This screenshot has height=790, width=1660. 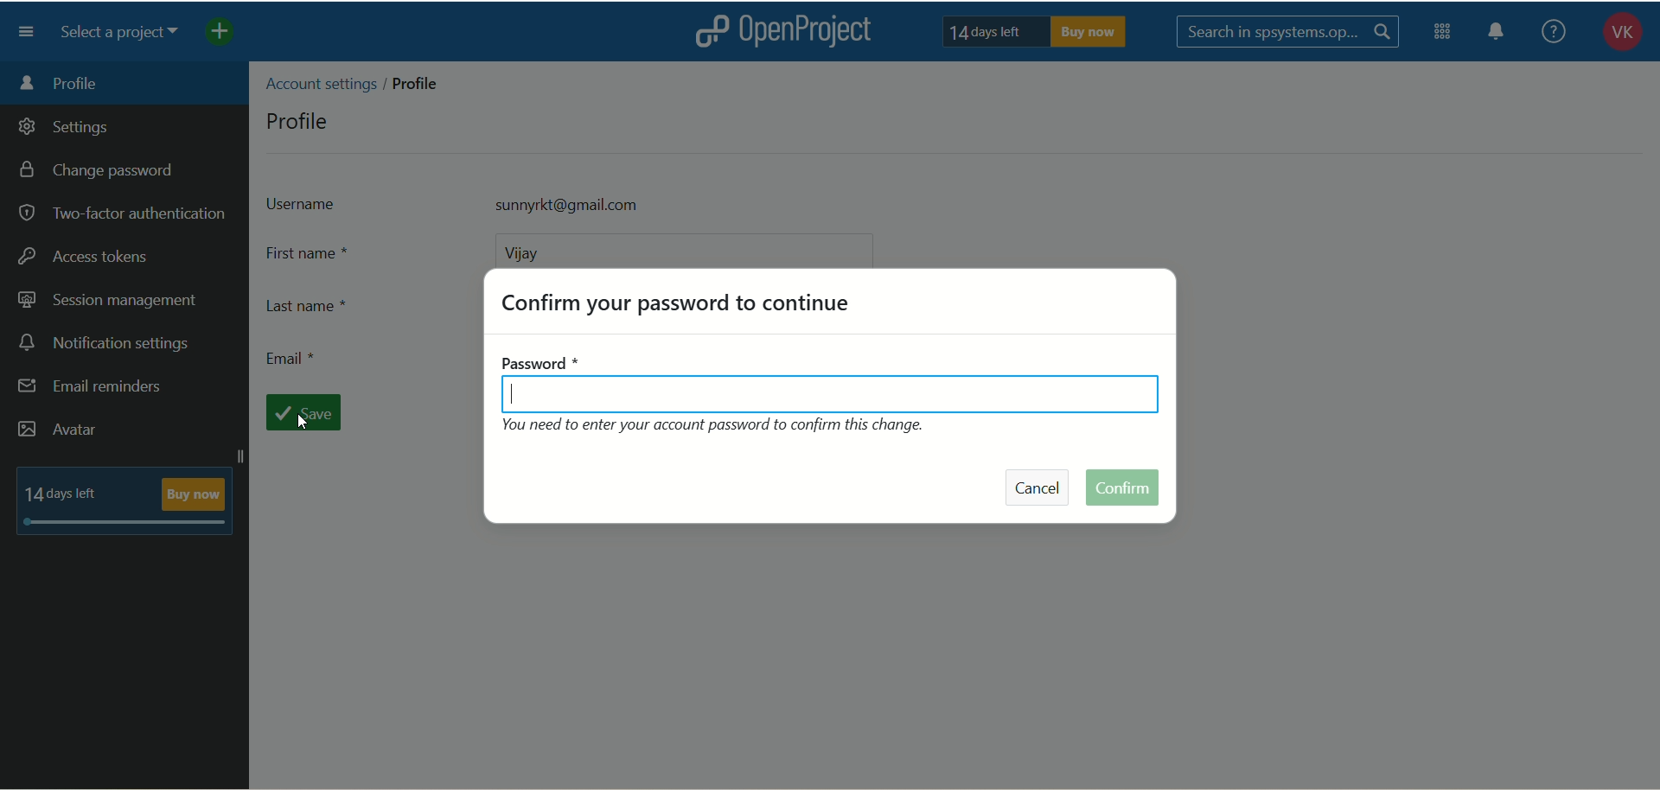 What do you see at coordinates (1444, 35) in the screenshot?
I see `modules` at bounding box center [1444, 35].